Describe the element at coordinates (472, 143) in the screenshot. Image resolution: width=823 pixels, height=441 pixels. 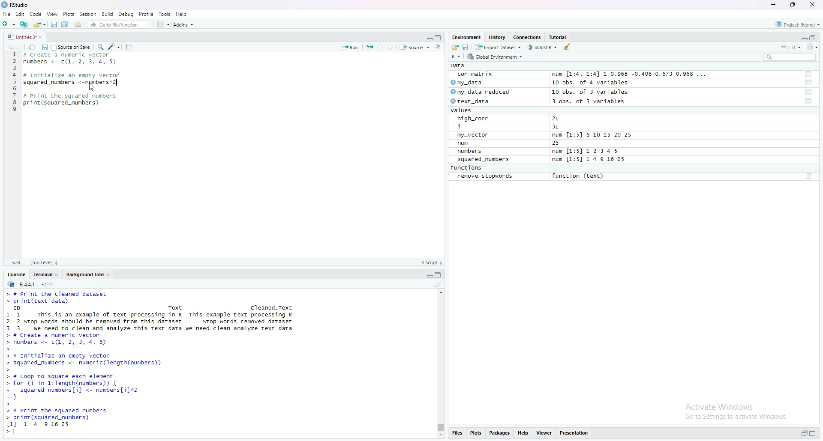
I see `num` at that location.